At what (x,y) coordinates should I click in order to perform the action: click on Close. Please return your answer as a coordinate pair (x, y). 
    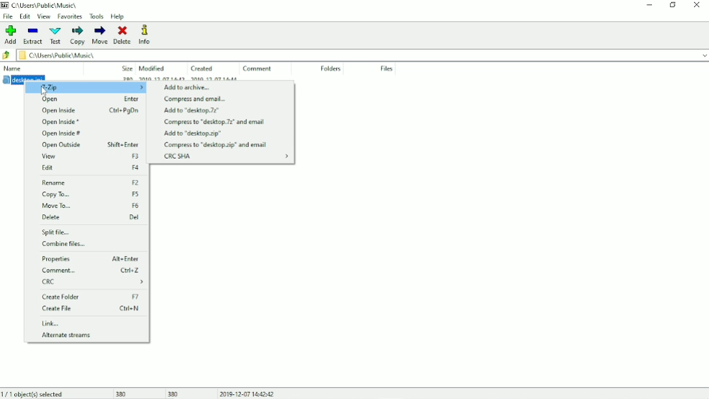
    Looking at the image, I should click on (697, 5).